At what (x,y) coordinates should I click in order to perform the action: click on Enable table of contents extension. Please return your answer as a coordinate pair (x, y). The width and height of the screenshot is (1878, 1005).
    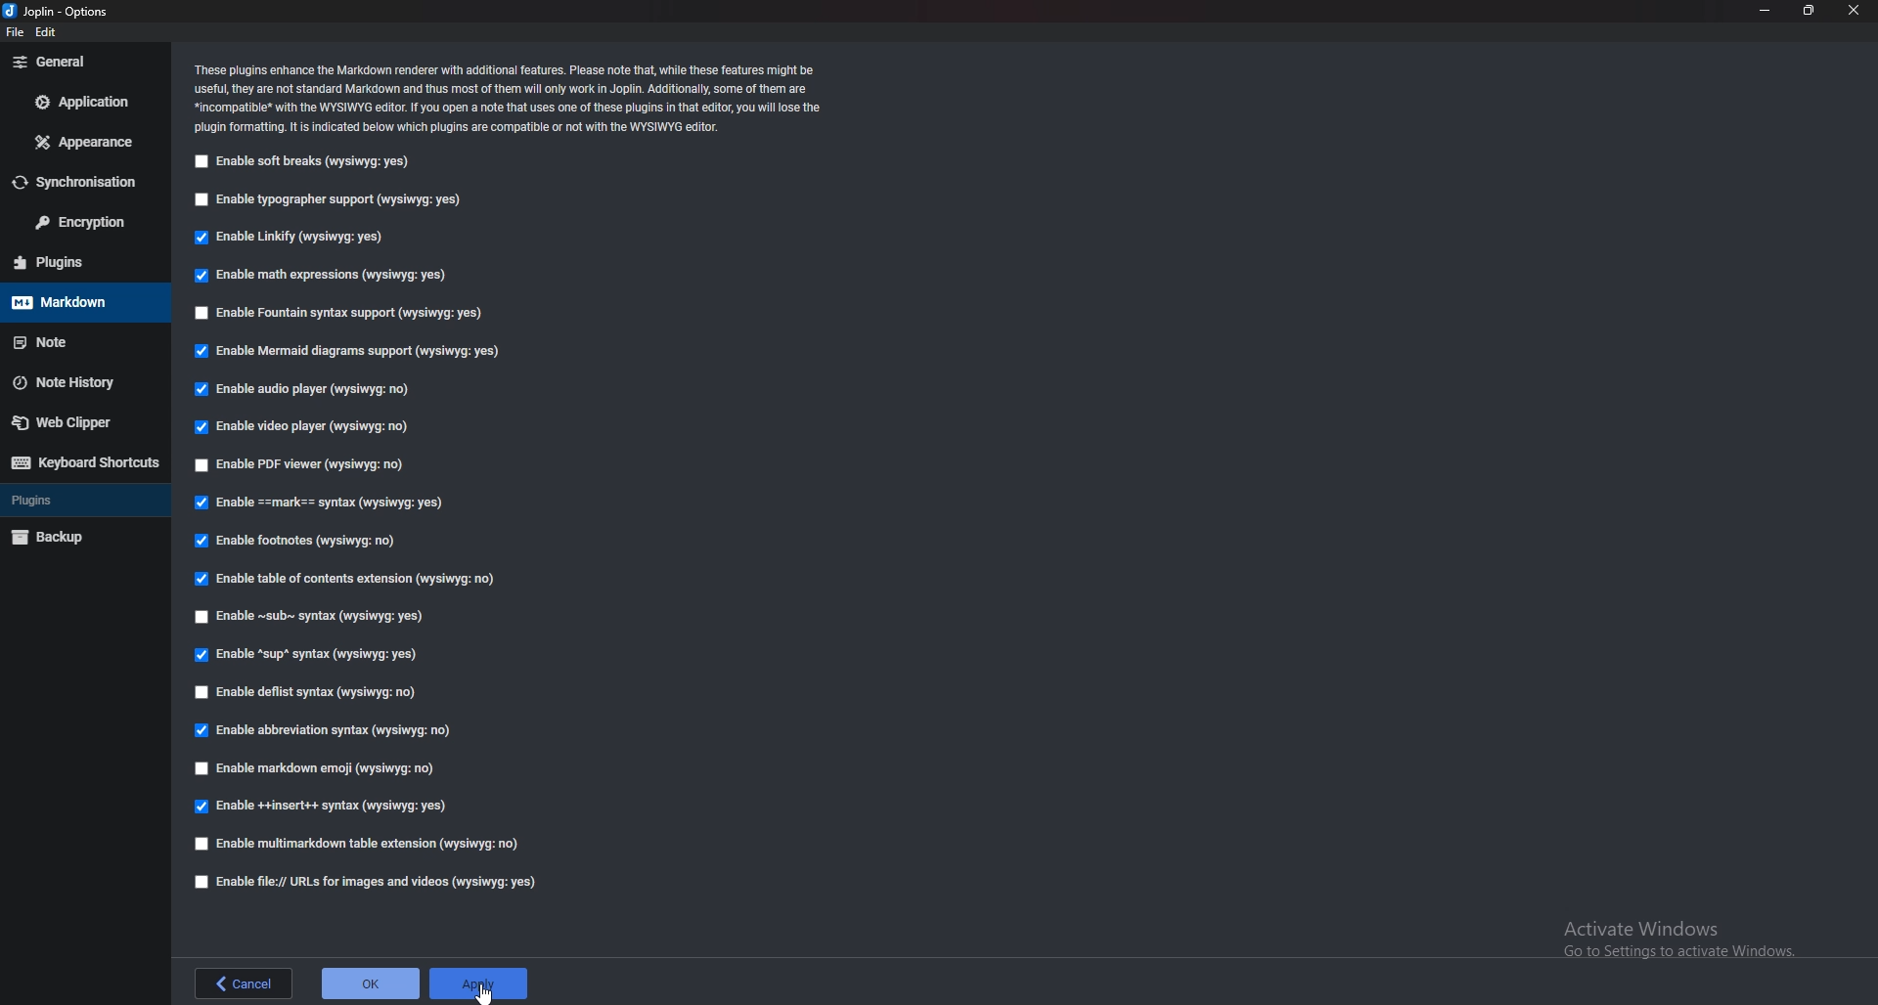
    Looking at the image, I should click on (346, 580).